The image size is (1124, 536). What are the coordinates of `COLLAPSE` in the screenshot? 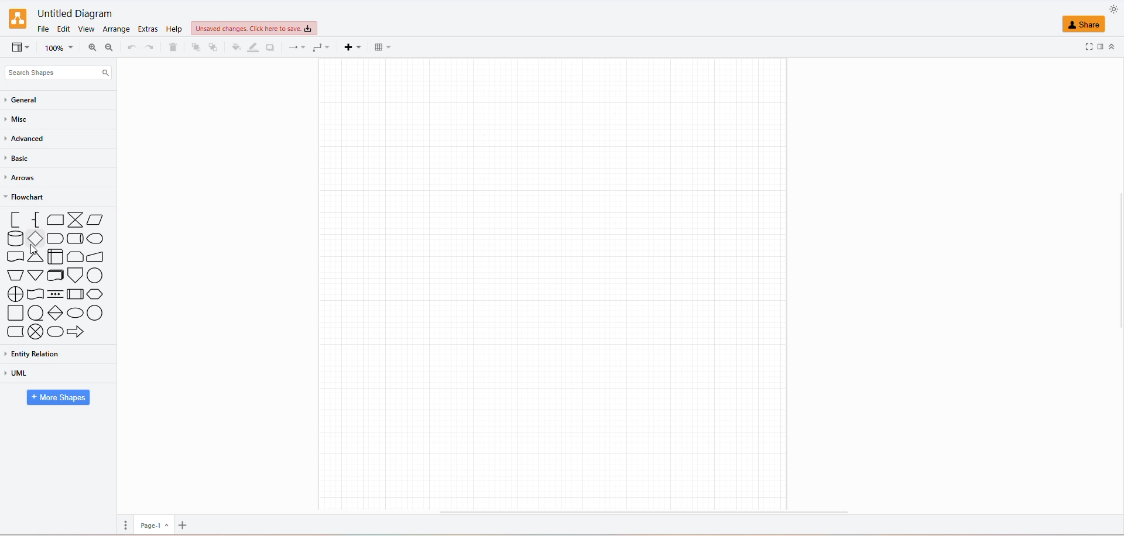 It's located at (1111, 45).